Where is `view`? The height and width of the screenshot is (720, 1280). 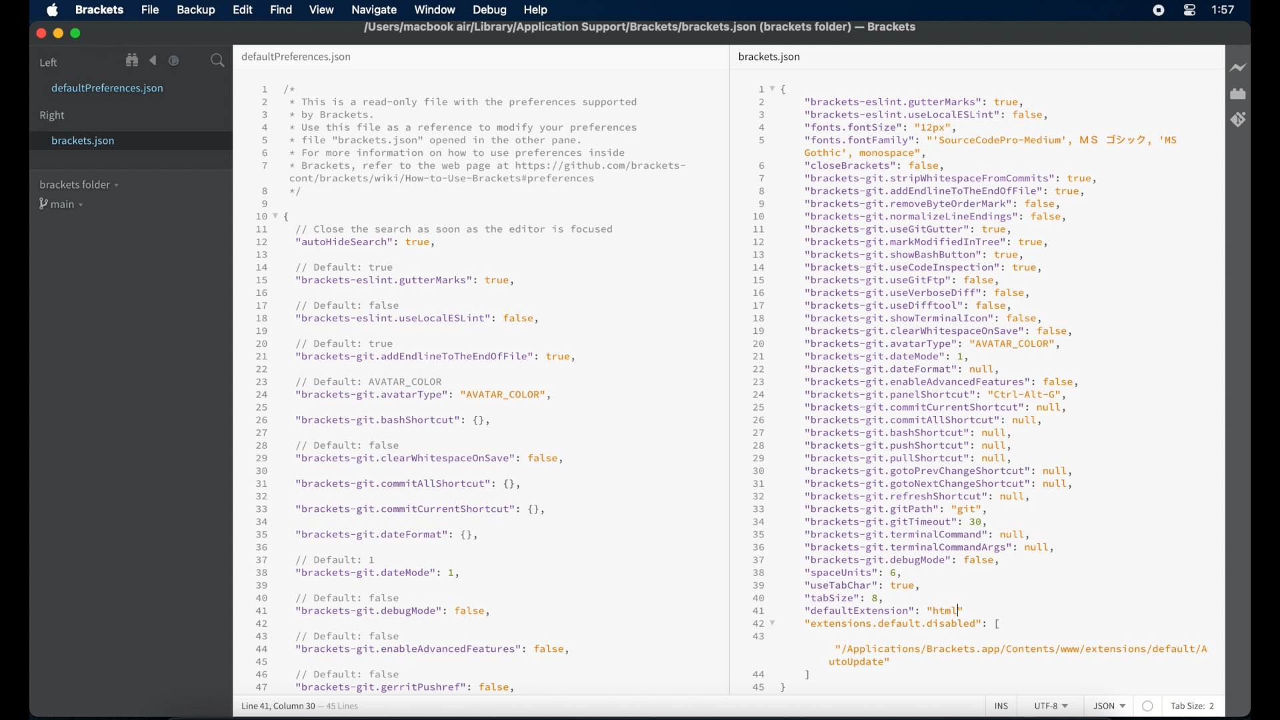
view is located at coordinates (321, 10).